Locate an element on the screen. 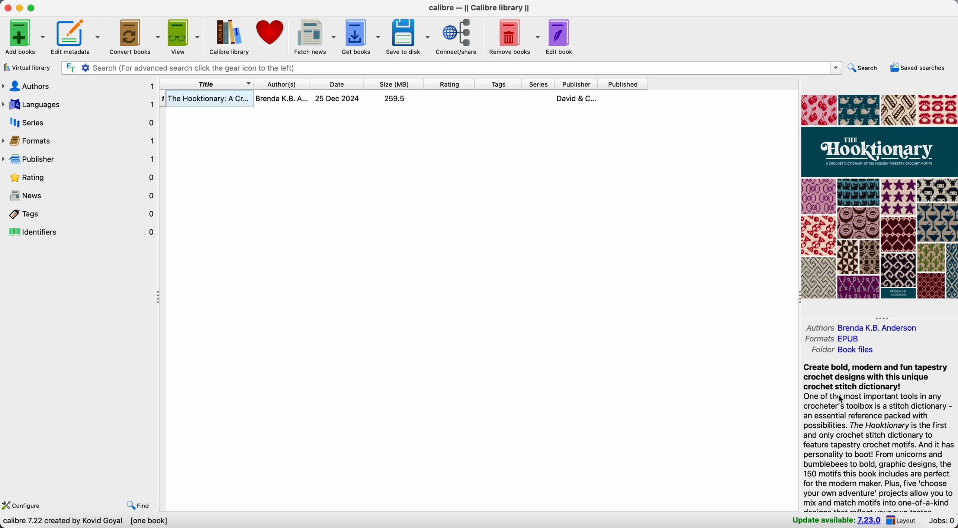  donate is located at coordinates (271, 32).